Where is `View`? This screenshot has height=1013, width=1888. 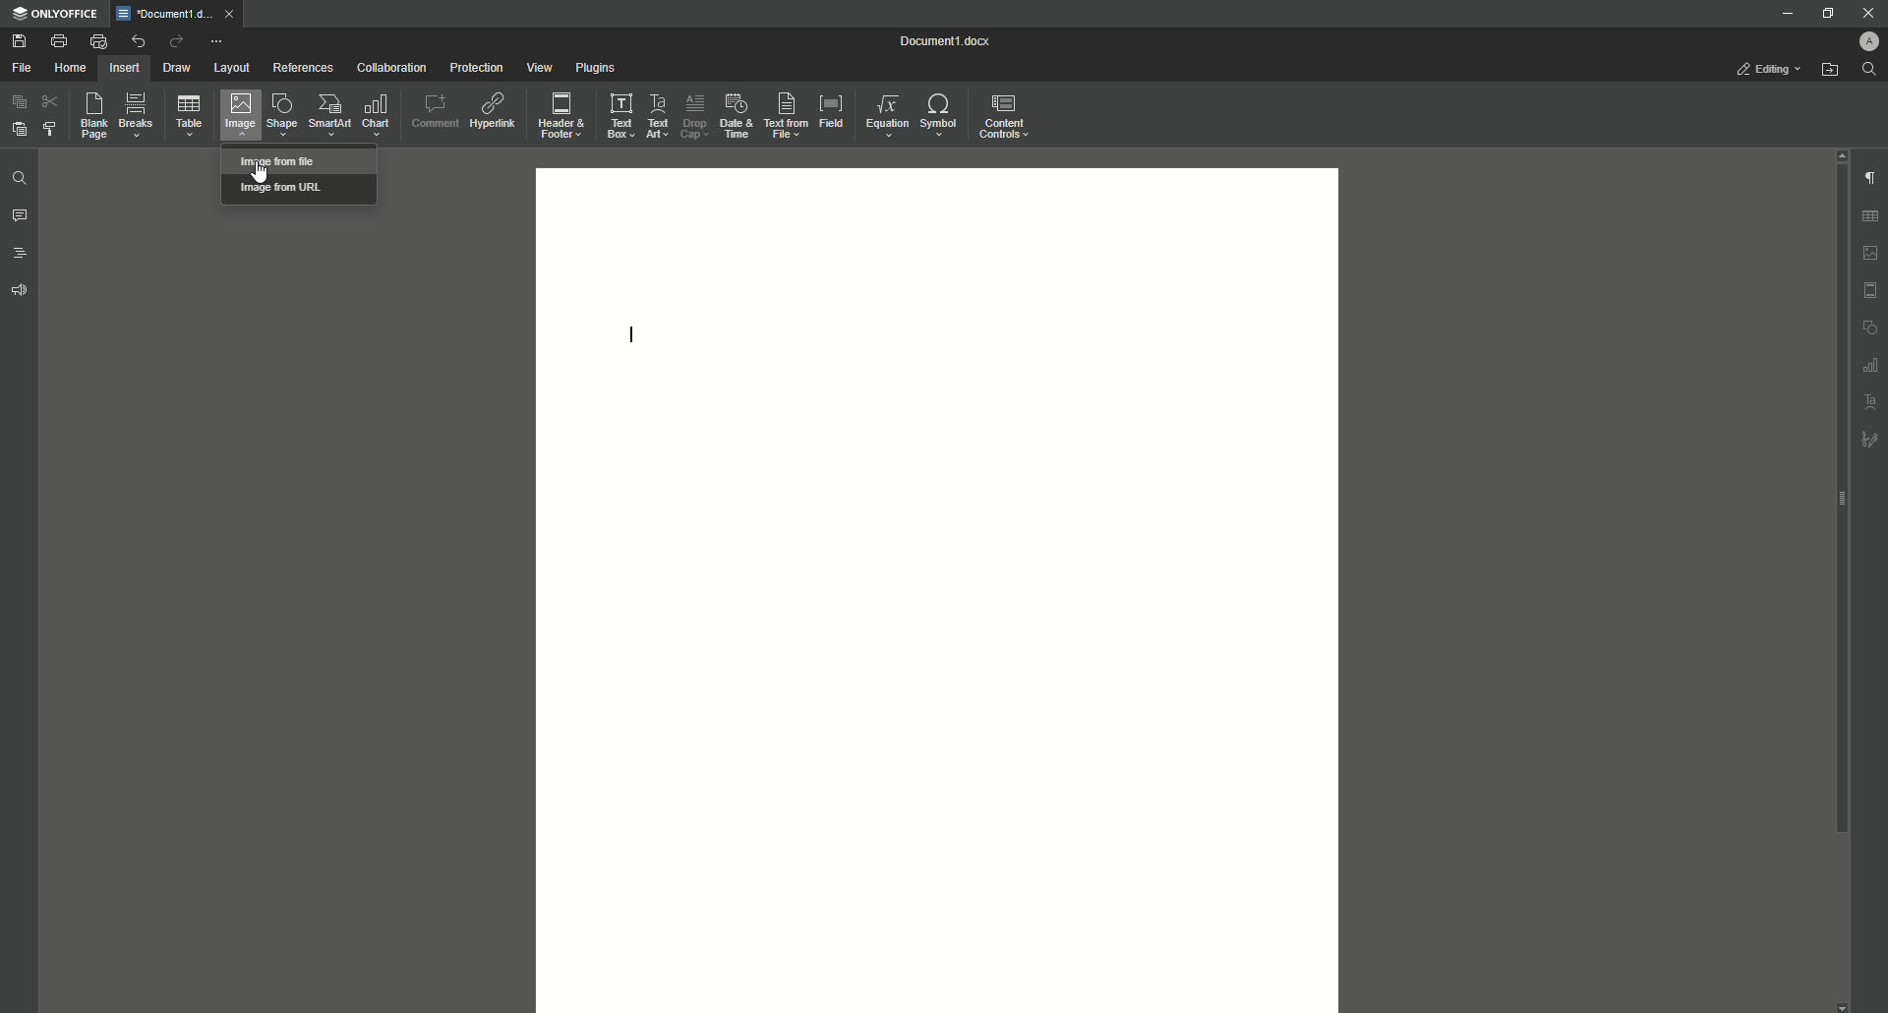
View is located at coordinates (536, 69).